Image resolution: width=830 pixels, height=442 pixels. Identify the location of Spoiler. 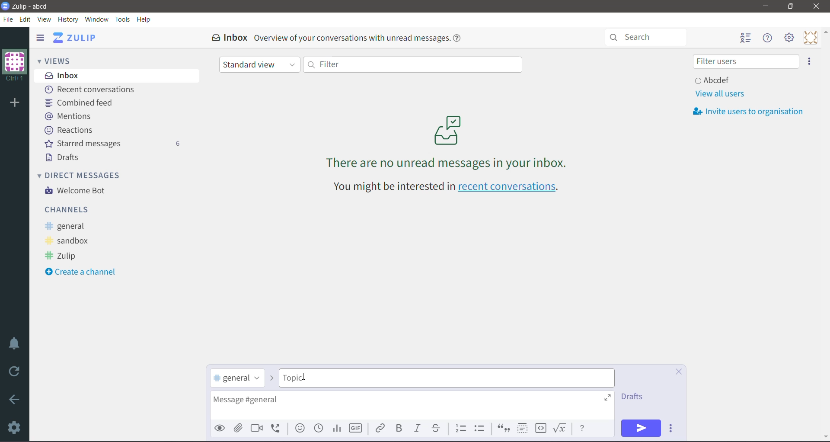
(522, 429).